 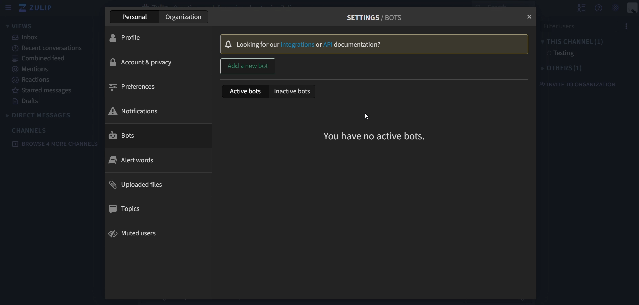 I want to click on profile, so click(x=135, y=38).